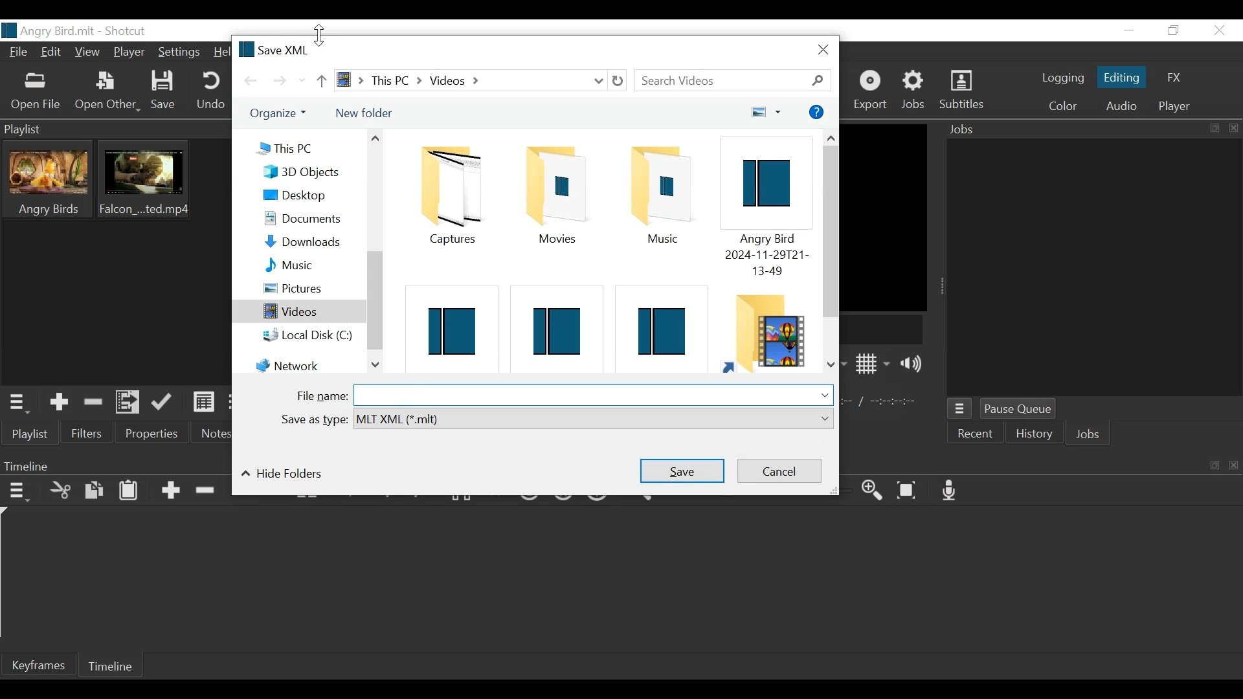 The height and width of the screenshot is (699, 1243). What do you see at coordinates (1035, 436) in the screenshot?
I see `History` at bounding box center [1035, 436].